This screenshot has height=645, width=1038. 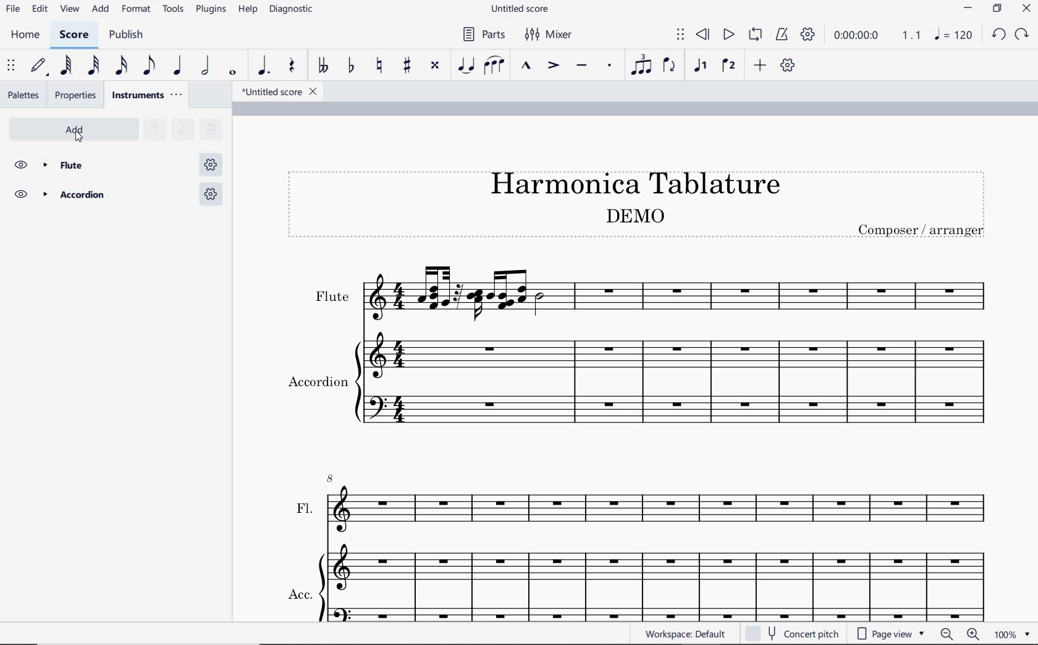 I want to click on toggle sharp, so click(x=407, y=66).